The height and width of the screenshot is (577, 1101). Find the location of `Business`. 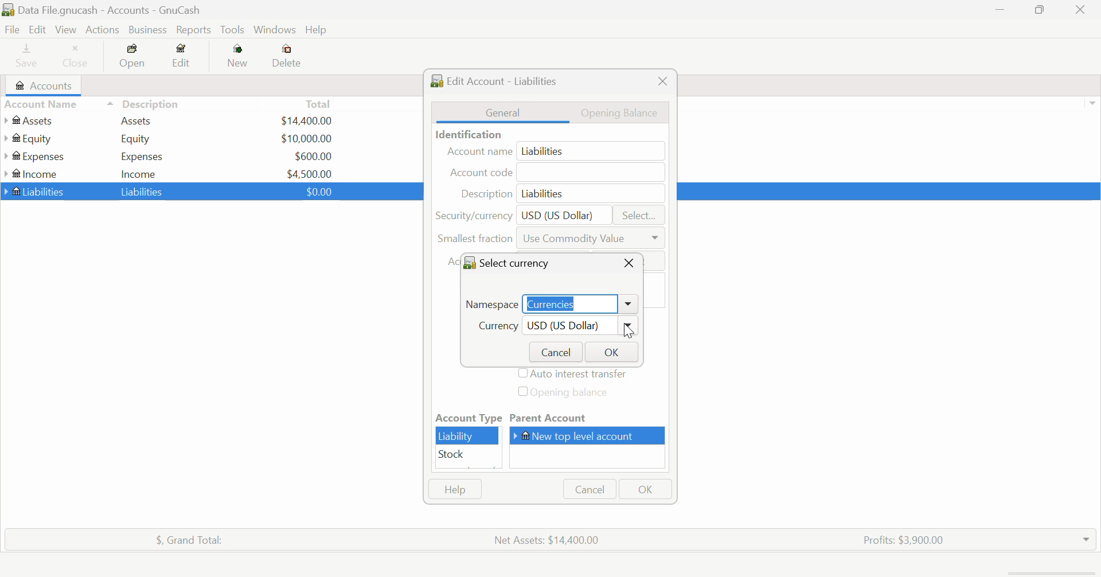

Business is located at coordinates (148, 30).